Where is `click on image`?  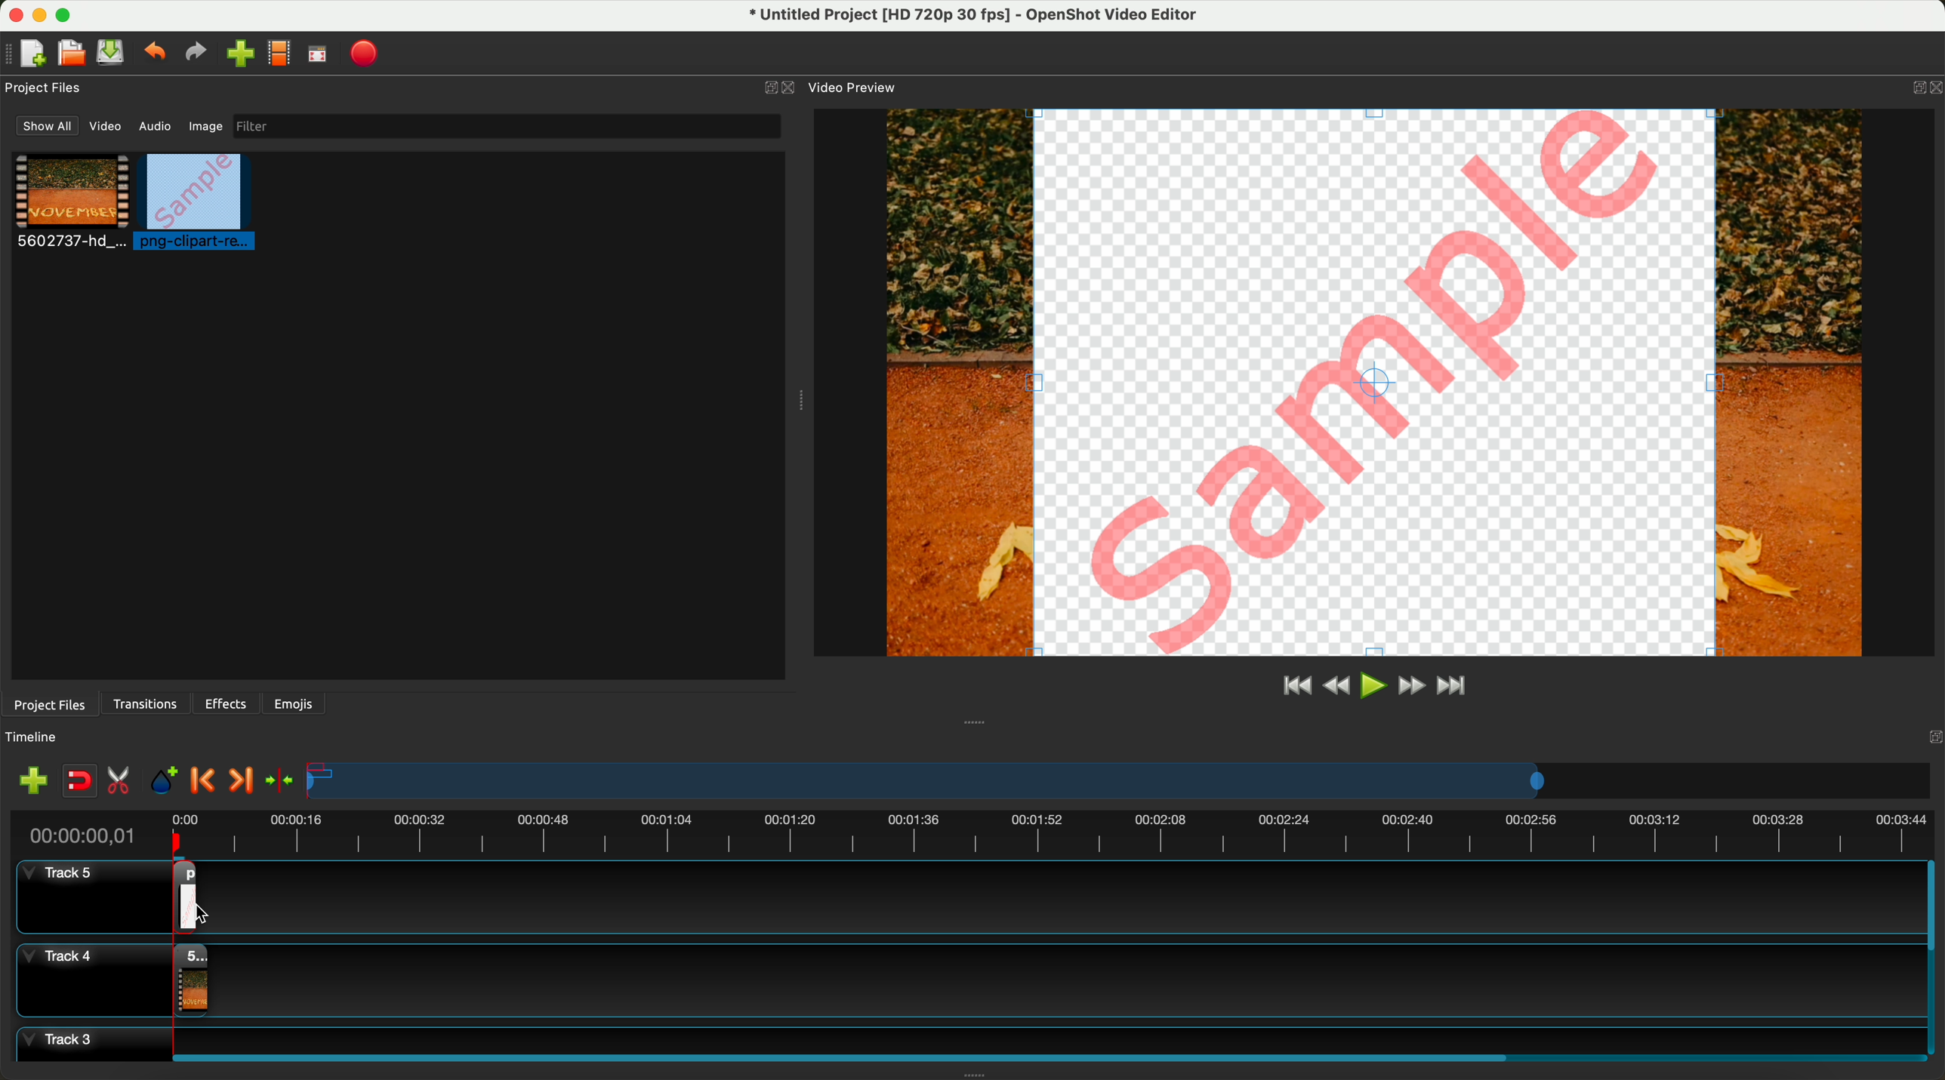
click on image is located at coordinates (199, 204).